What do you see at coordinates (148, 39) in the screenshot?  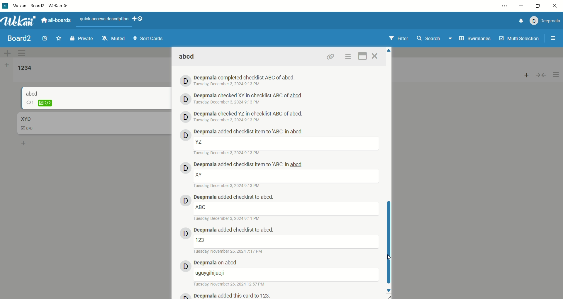 I see `sort cards` at bounding box center [148, 39].